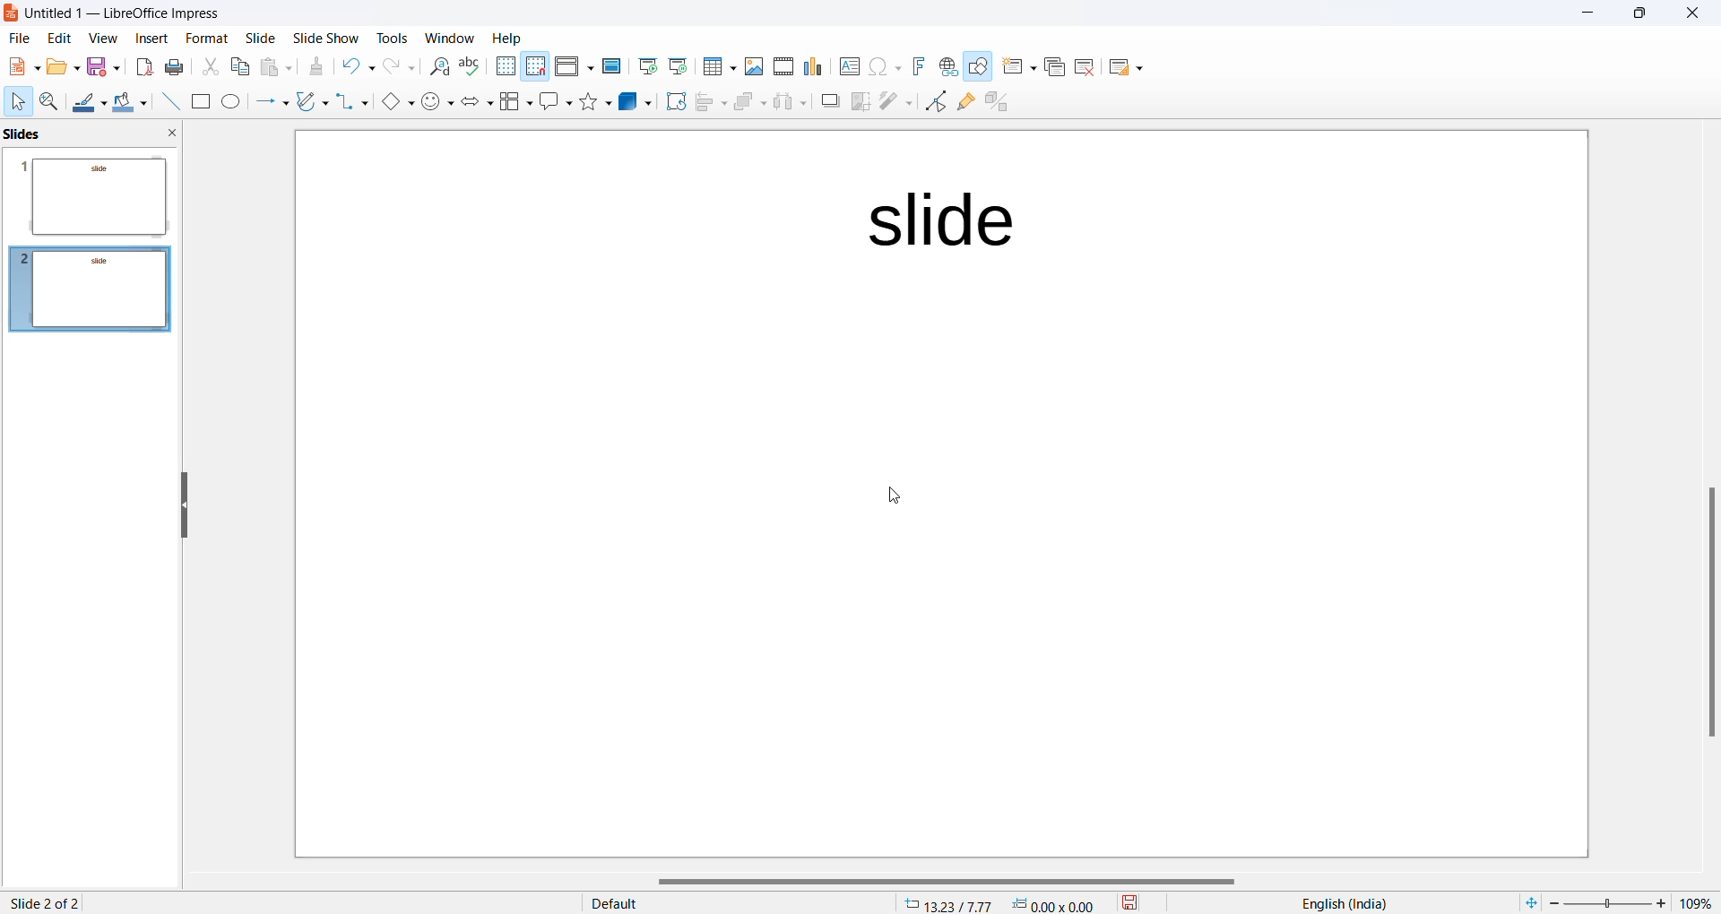  Describe the element at coordinates (103, 67) in the screenshot. I see `Save option` at that location.